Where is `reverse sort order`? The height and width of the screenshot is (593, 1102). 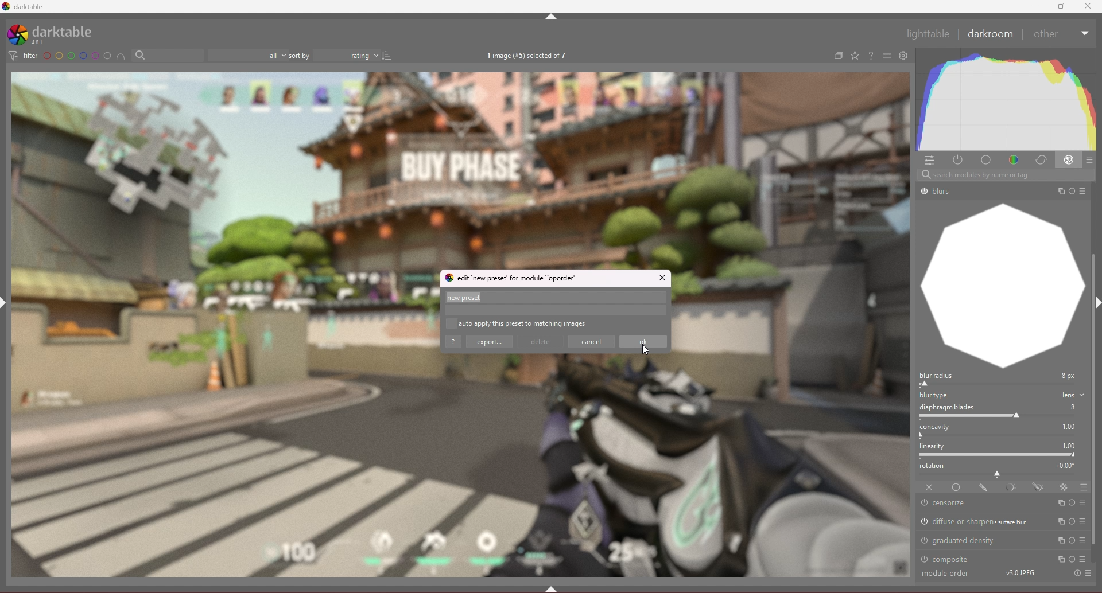 reverse sort order is located at coordinates (387, 55).